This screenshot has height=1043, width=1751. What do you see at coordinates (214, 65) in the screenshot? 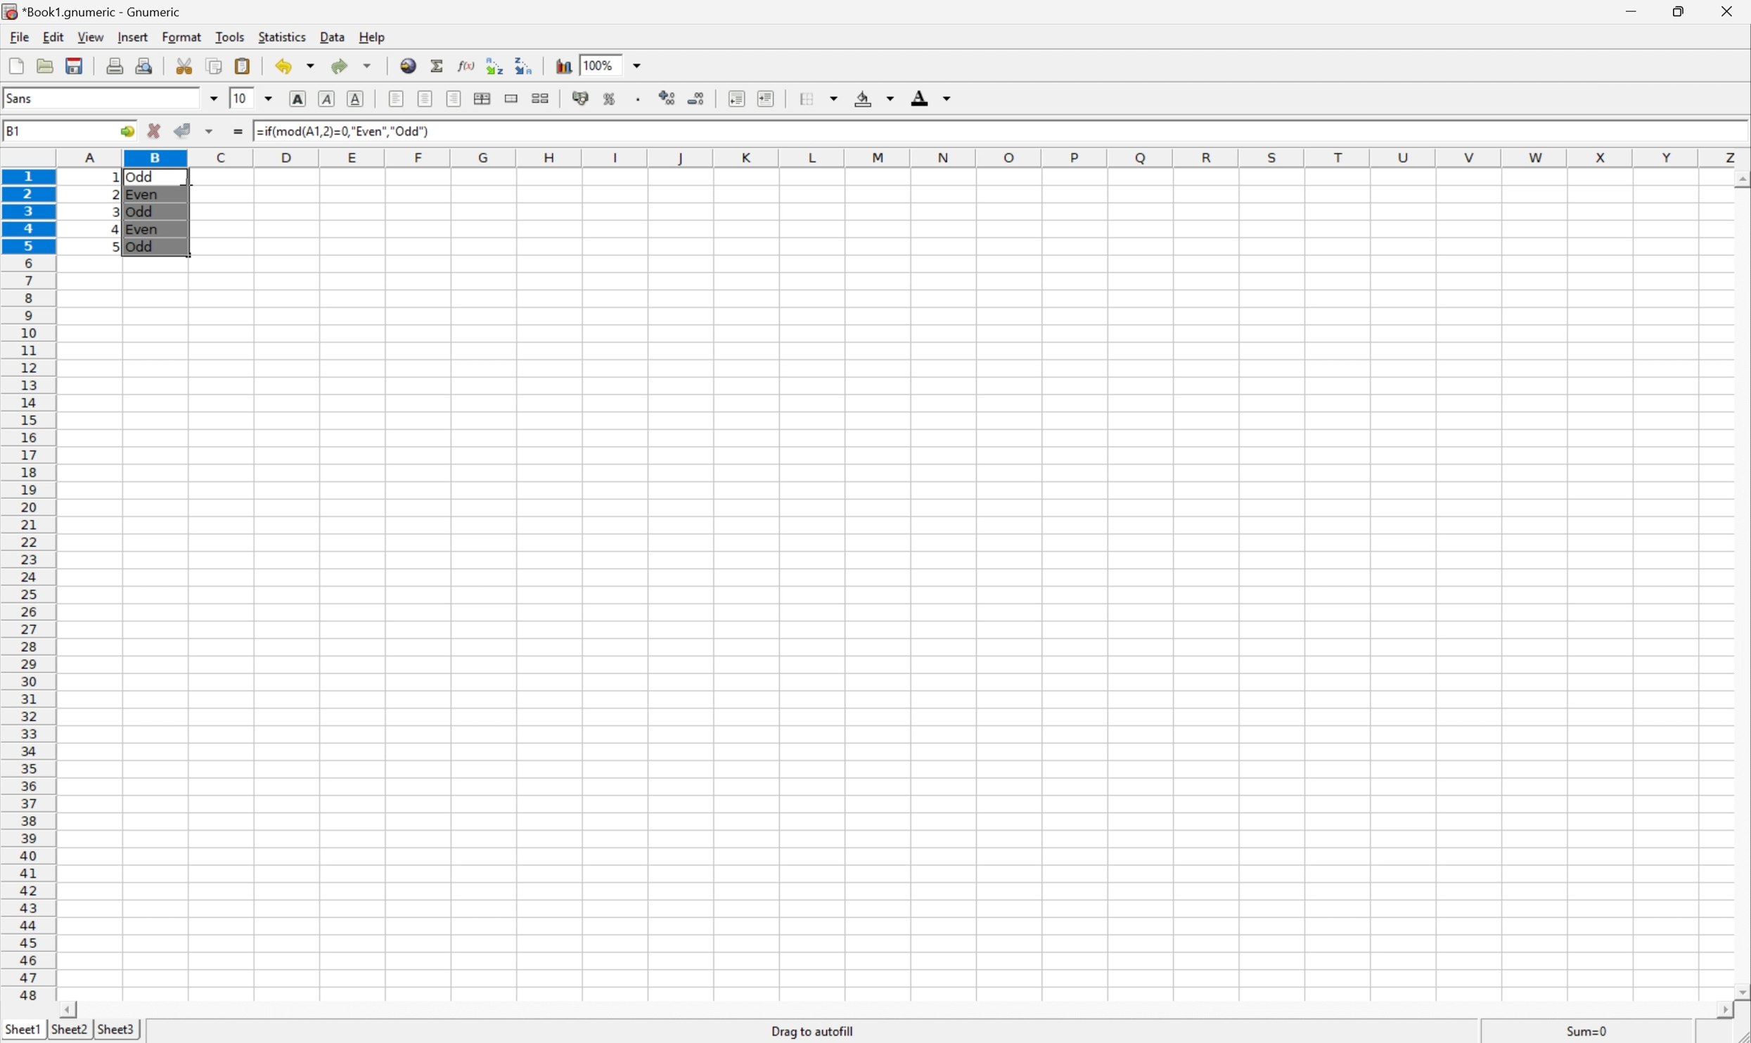
I see `Copy selection` at bounding box center [214, 65].